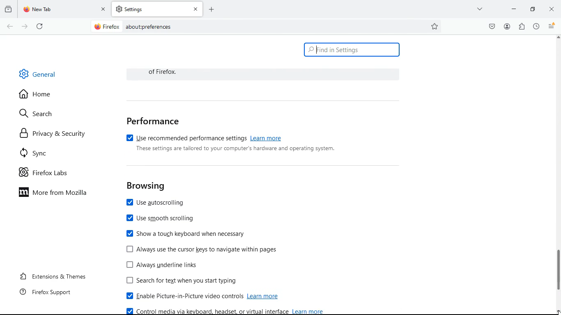 This screenshot has height=315, width=561. I want to click on extensions, so click(521, 27).